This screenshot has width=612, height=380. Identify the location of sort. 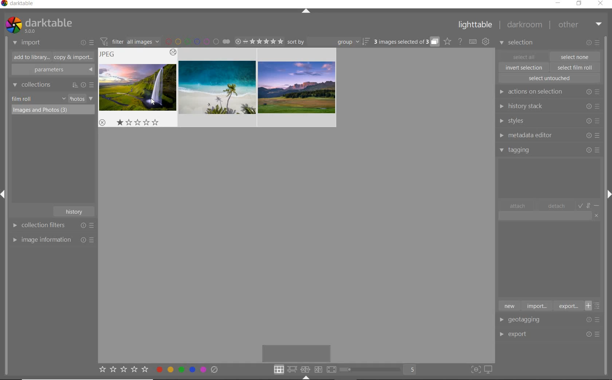
(329, 42).